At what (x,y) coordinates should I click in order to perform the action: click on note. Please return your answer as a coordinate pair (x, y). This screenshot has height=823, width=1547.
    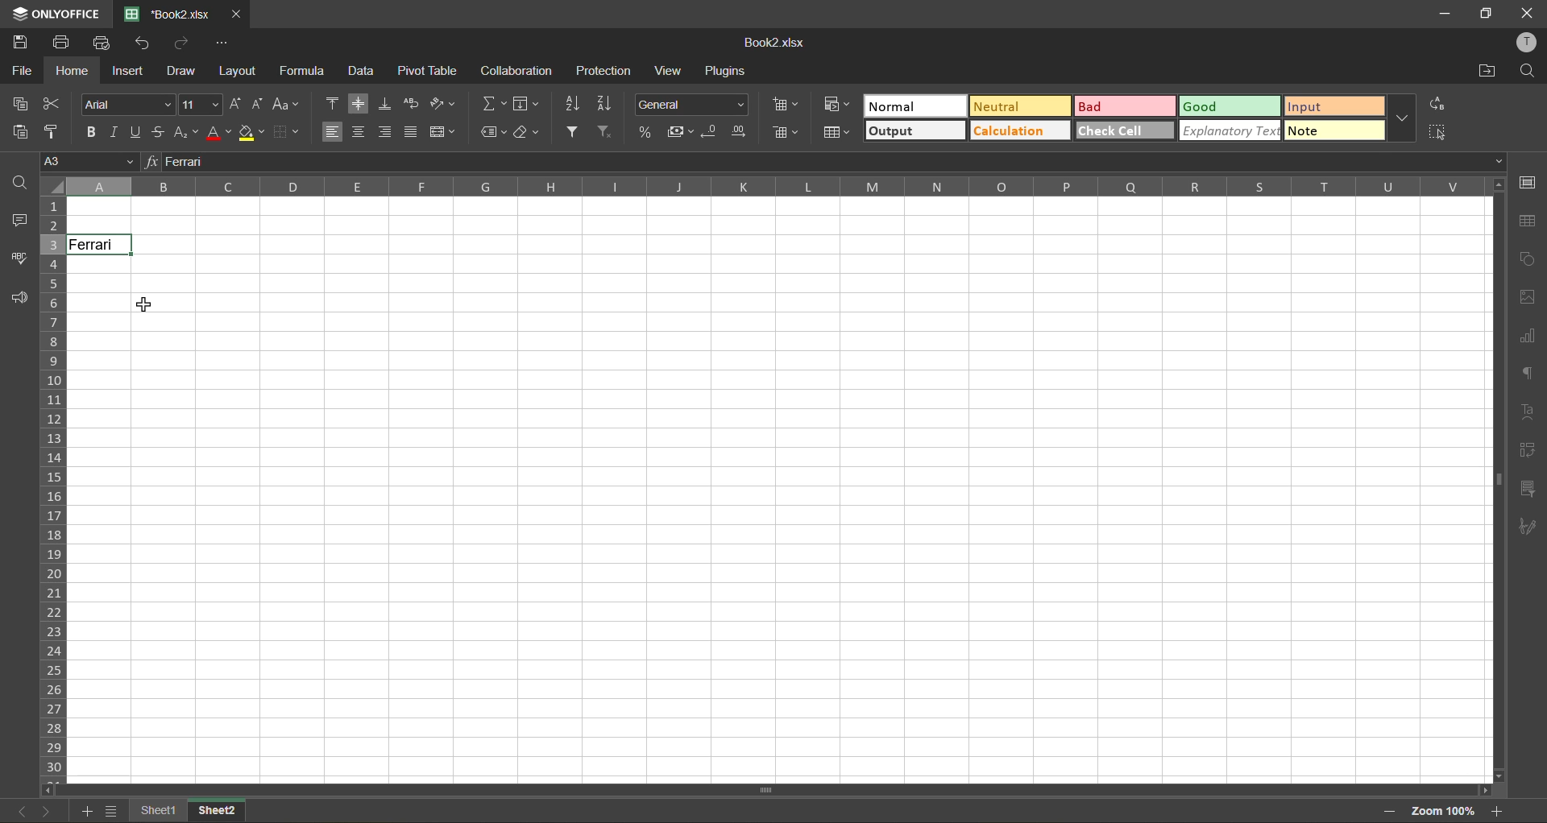
    Looking at the image, I should click on (1334, 130).